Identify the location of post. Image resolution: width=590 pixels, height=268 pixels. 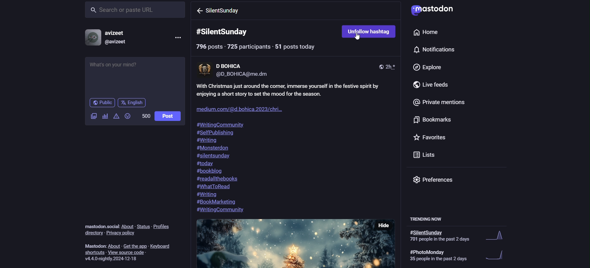
(169, 116).